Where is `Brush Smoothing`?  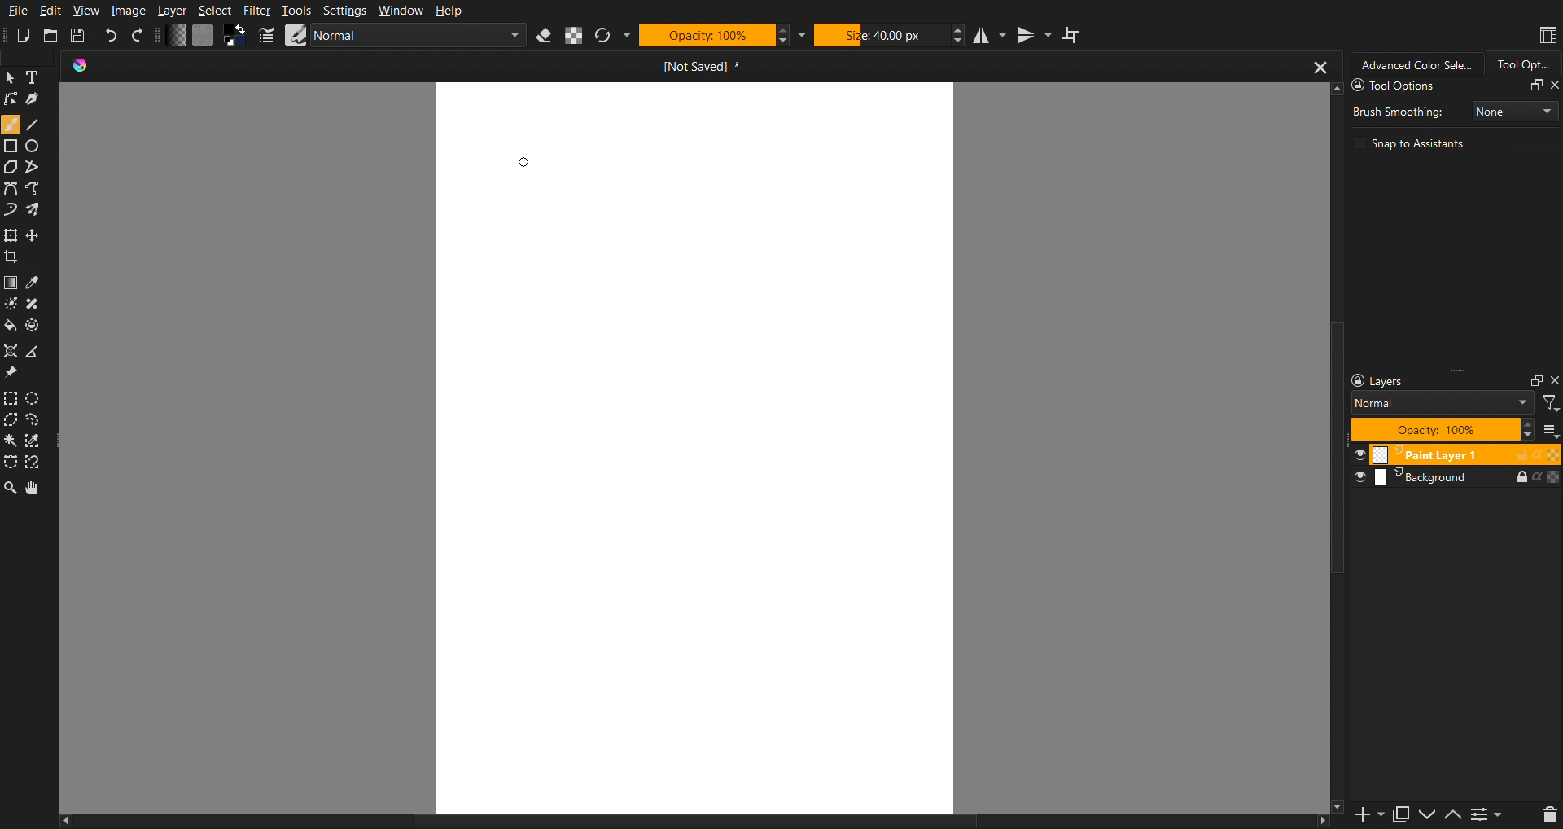 Brush Smoothing is located at coordinates (1396, 110).